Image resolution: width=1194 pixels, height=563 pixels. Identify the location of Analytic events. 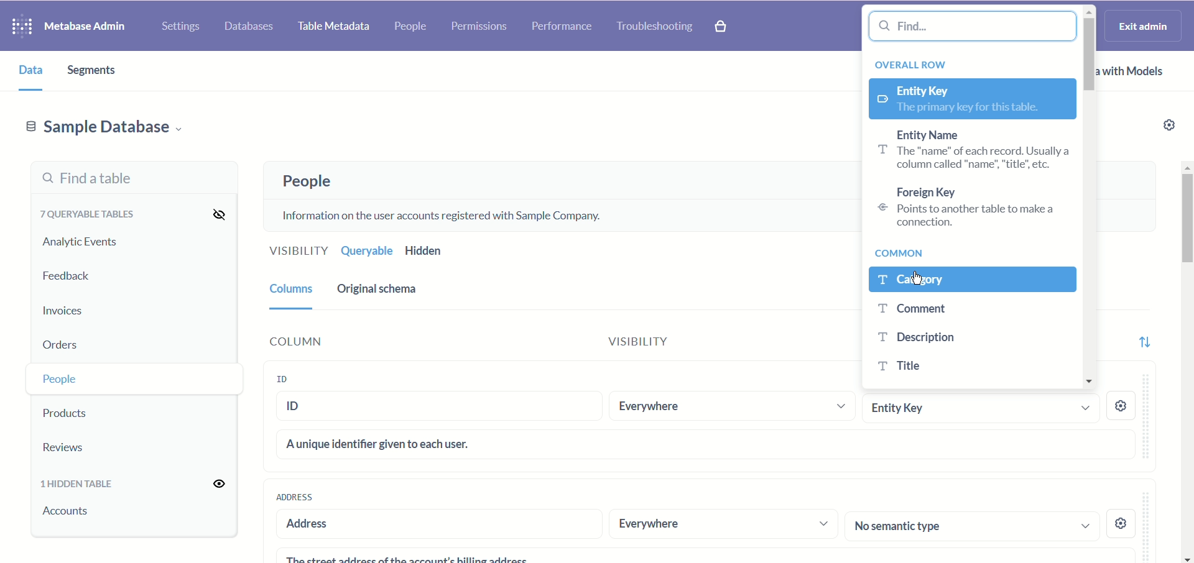
(79, 242).